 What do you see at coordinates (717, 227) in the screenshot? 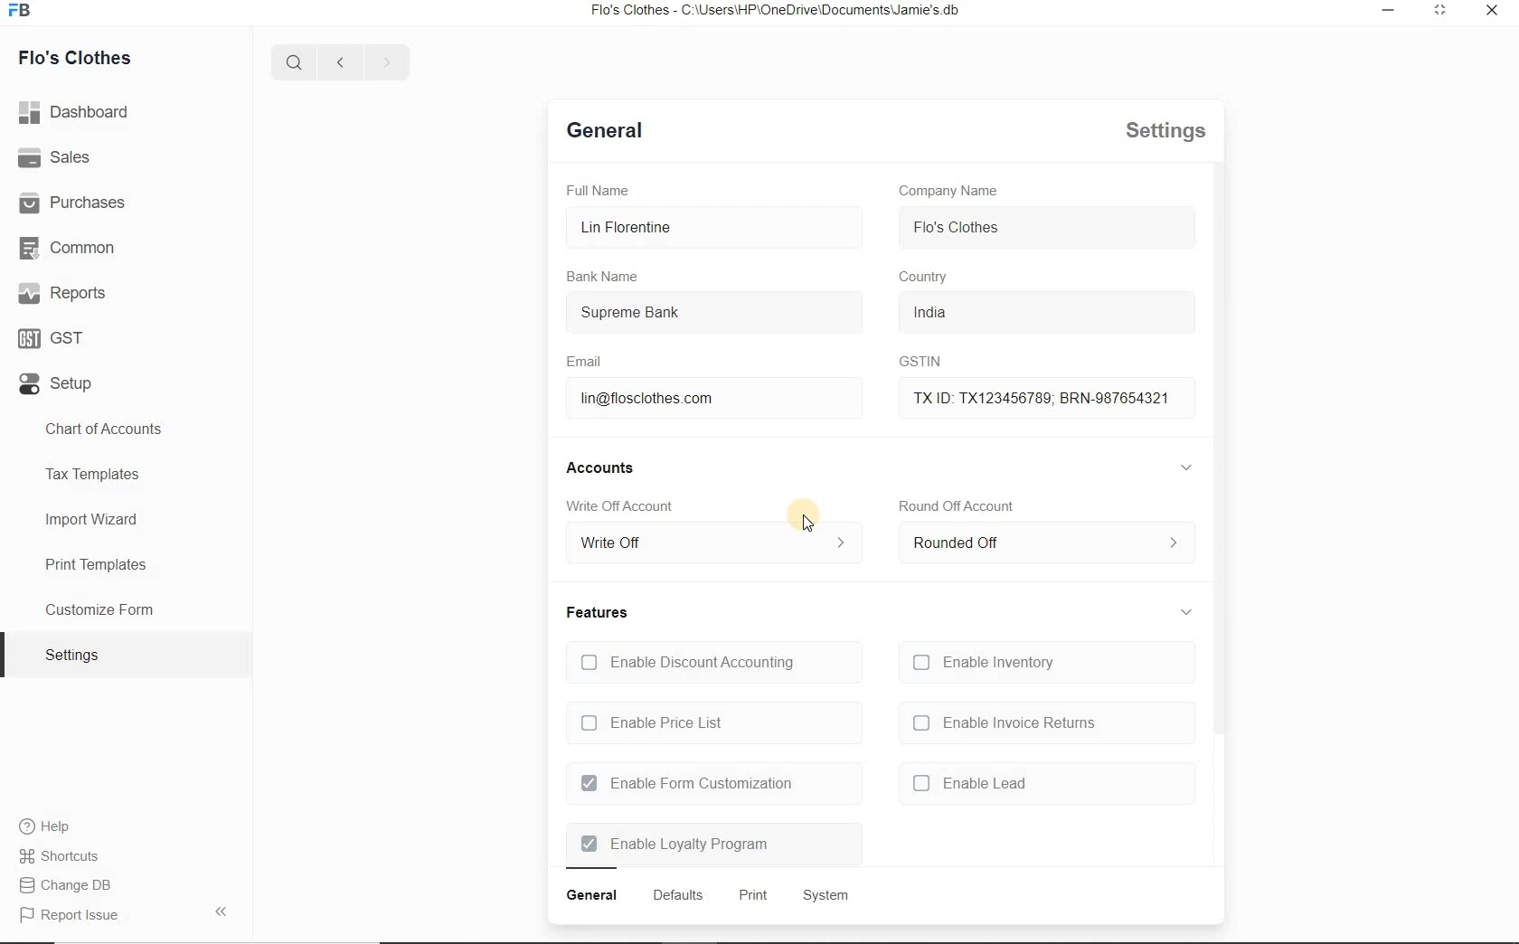
I see `Lin Florentine` at bounding box center [717, 227].